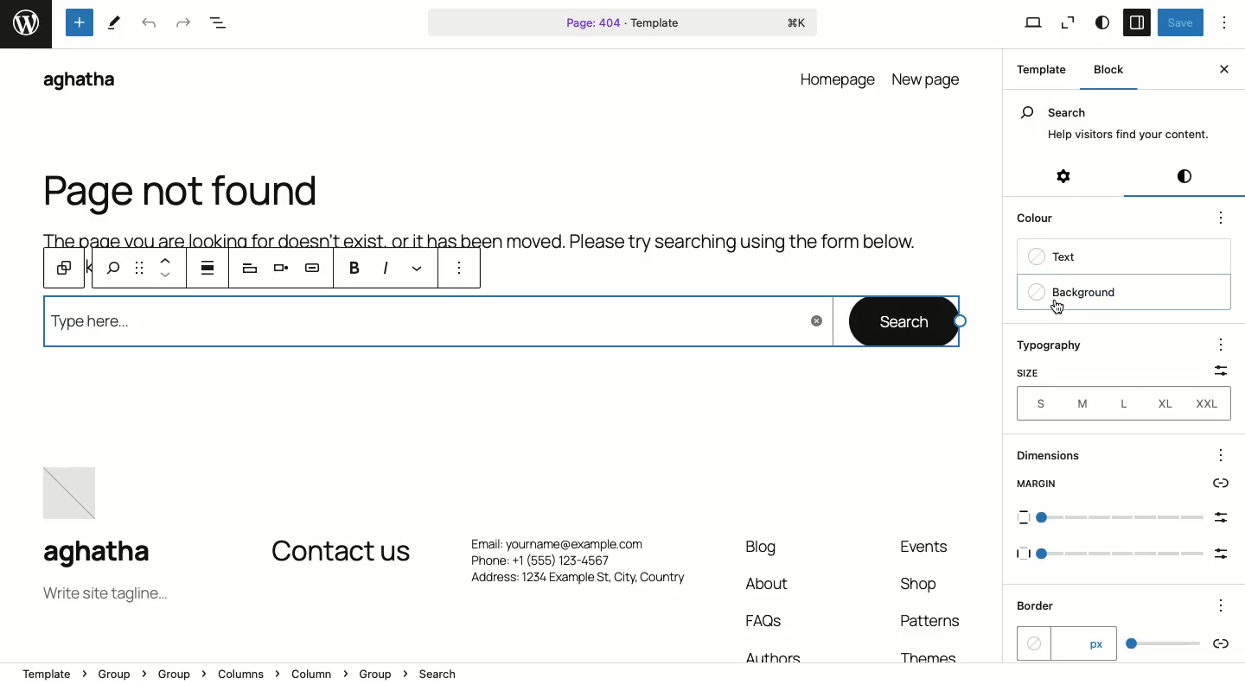 The width and height of the screenshot is (1245, 684). What do you see at coordinates (463, 269) in the screenshot?
I see `More` at bounding box center [463, 269].